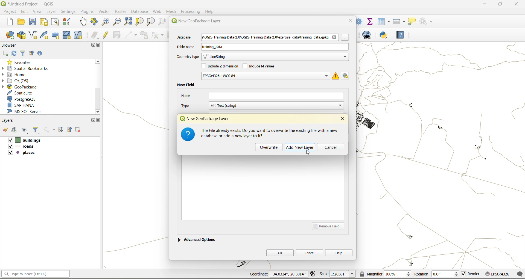 The image size is (525, 279). I want to click on browser, so click(11, 45).